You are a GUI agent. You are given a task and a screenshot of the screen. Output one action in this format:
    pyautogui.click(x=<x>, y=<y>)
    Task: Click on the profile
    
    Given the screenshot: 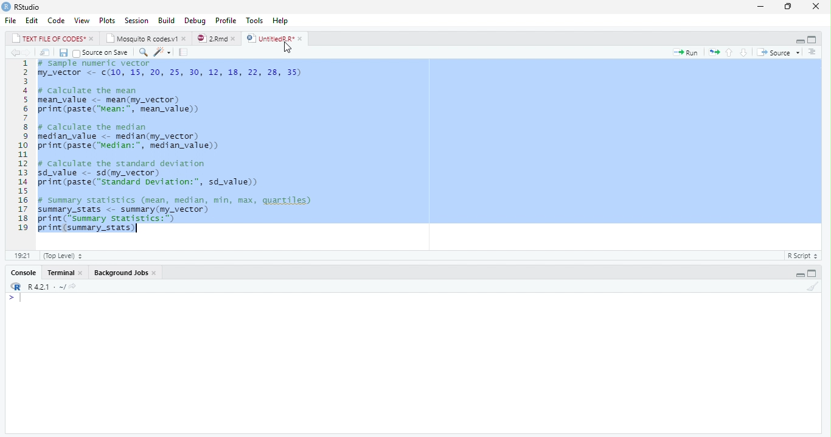 What is the action you would take?
    pyautogui.click(x=226, y=21)
    